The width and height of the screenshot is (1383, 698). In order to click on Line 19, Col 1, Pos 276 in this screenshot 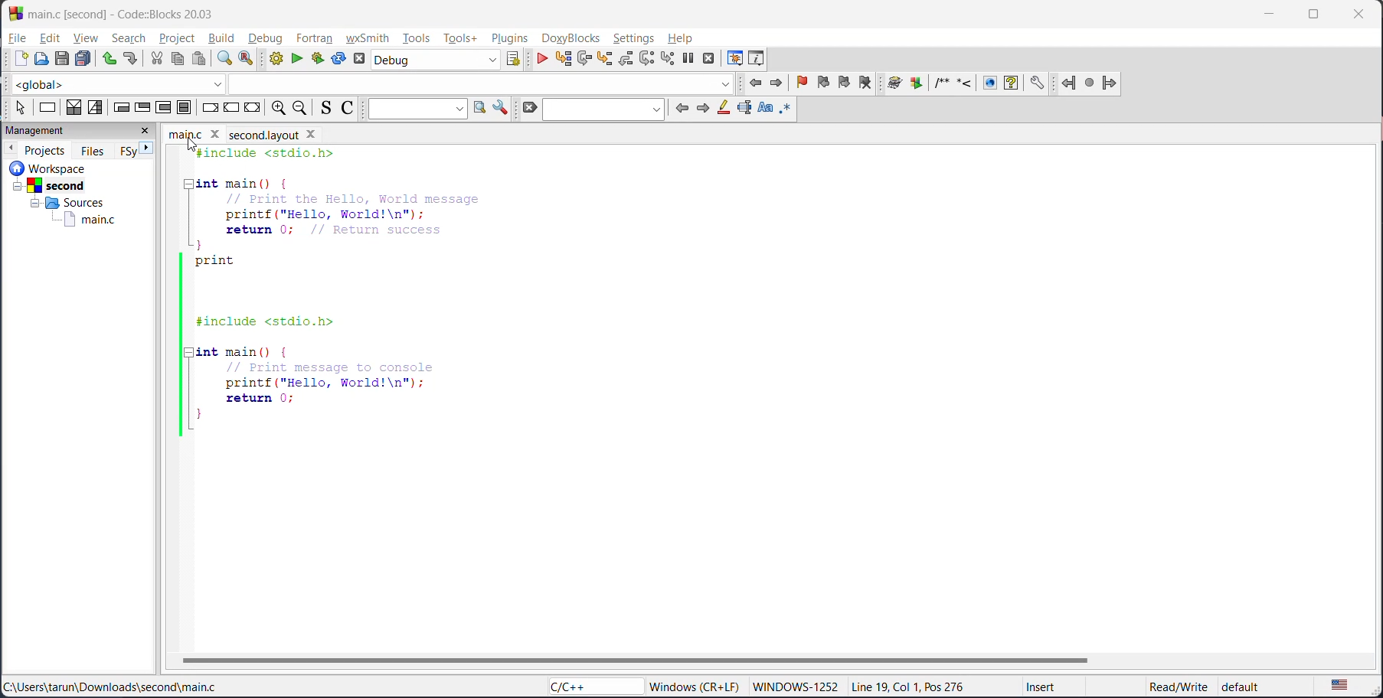, I will do `click(914, 687)`.